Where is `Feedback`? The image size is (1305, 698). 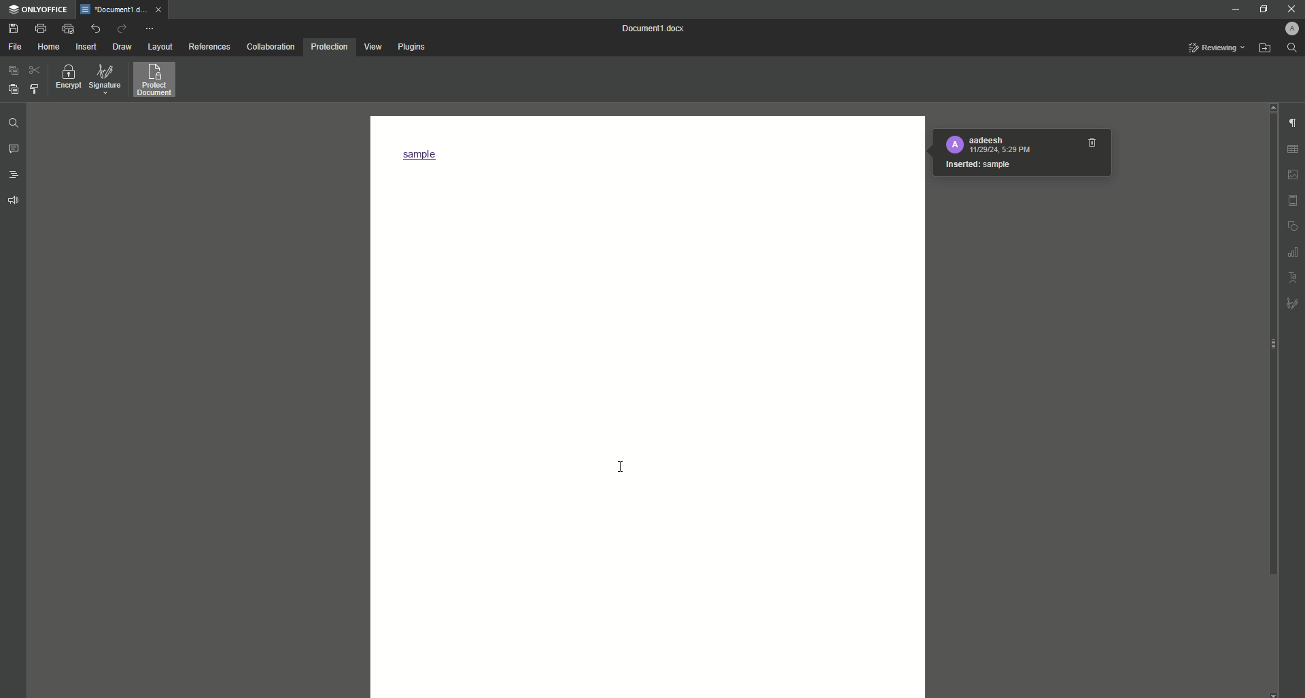
Feedback is located at coordinates (13, 202).